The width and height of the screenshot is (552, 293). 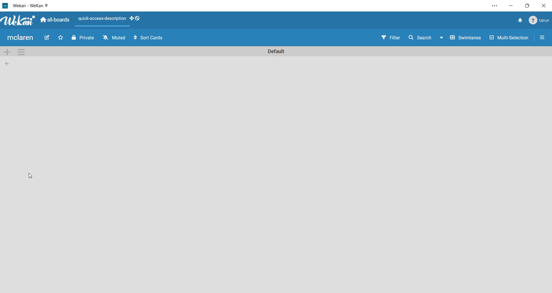 I want to click on swimlanes, so click(x=466, y=38).